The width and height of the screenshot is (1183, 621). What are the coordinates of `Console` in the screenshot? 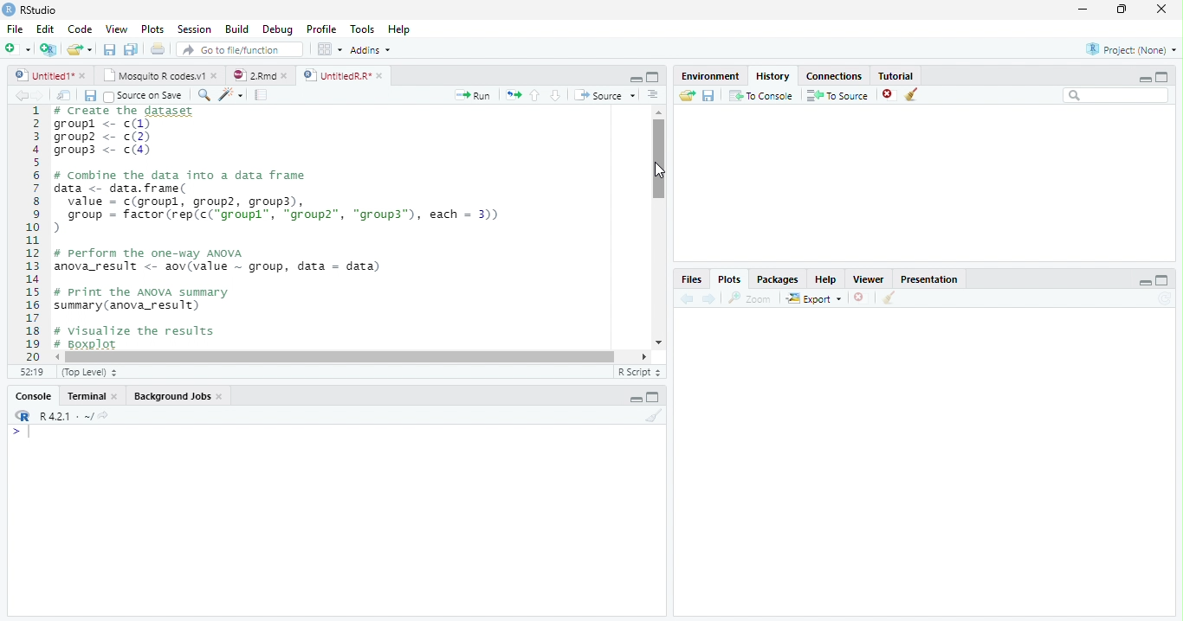 It's located at (33, 398).